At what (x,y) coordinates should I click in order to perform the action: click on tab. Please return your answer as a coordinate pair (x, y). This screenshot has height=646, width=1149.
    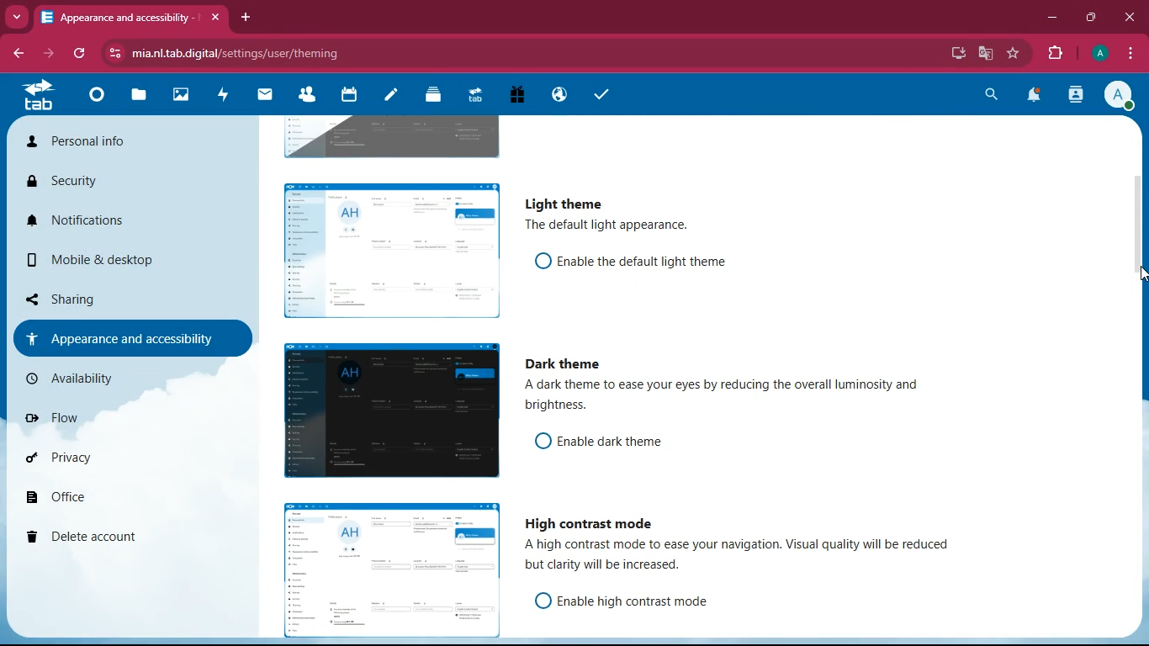
    Looking at the image, I should click on (472, 94).